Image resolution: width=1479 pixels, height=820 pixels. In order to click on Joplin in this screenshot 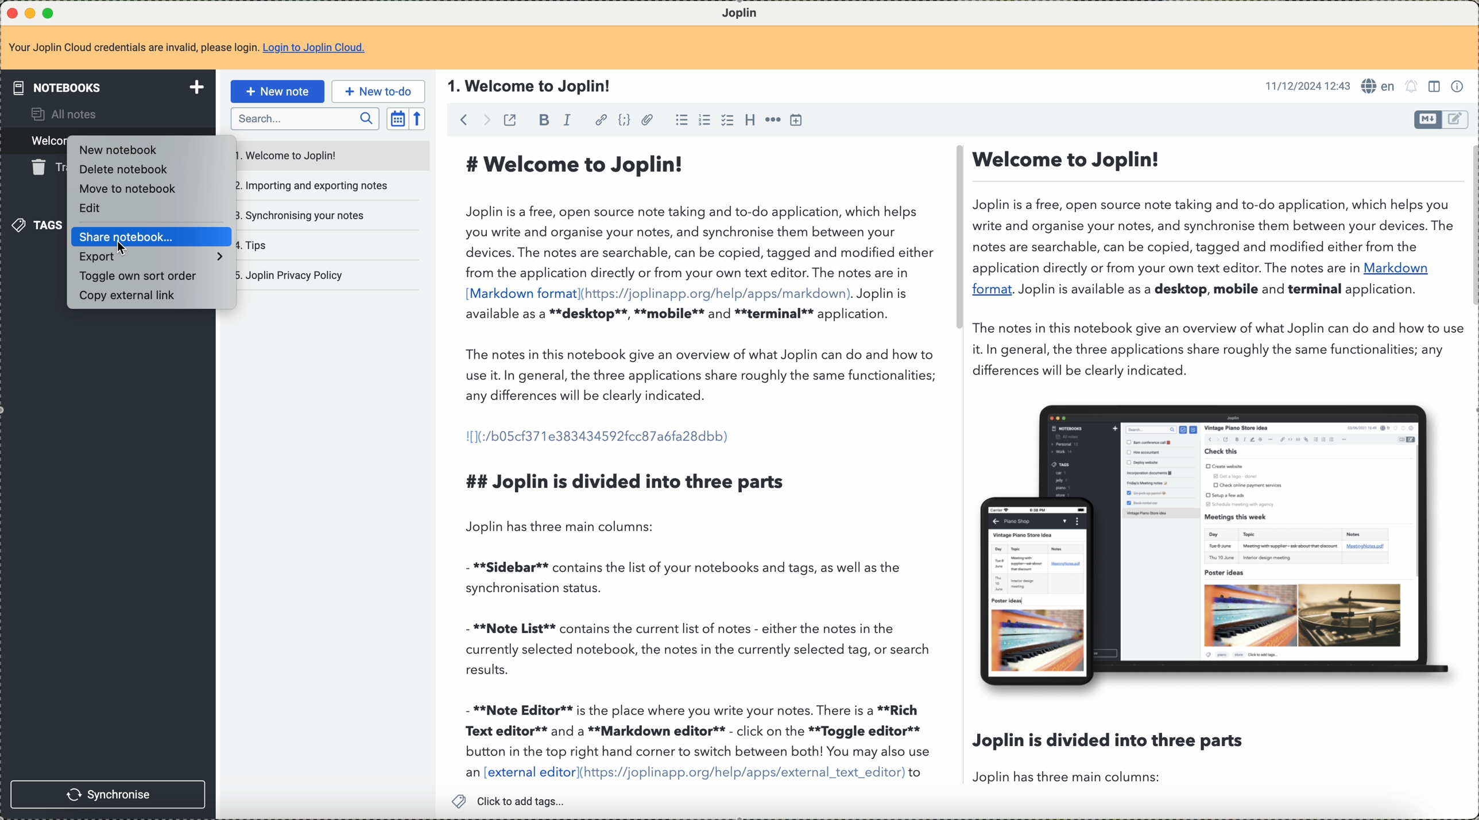, I will do `click(748, 11)`.